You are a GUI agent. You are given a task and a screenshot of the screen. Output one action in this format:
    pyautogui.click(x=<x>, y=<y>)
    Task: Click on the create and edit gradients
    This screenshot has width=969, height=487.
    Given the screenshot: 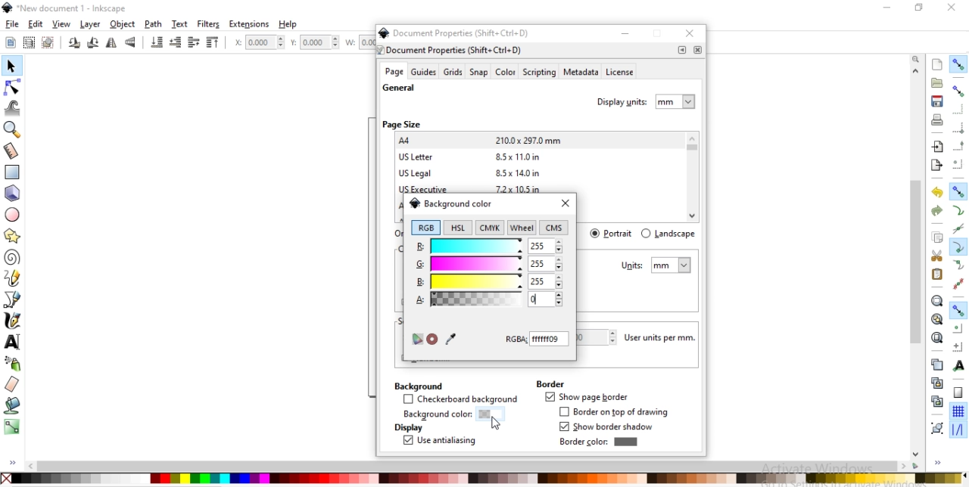 What is the action you would take?
    pyautogui.click(x=12, y=427)
    